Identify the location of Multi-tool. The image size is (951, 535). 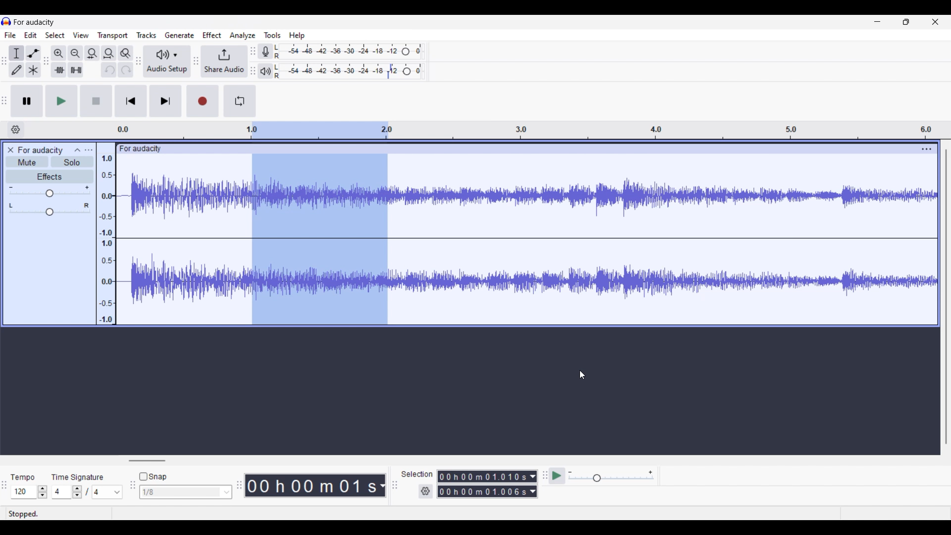
(33, 70).